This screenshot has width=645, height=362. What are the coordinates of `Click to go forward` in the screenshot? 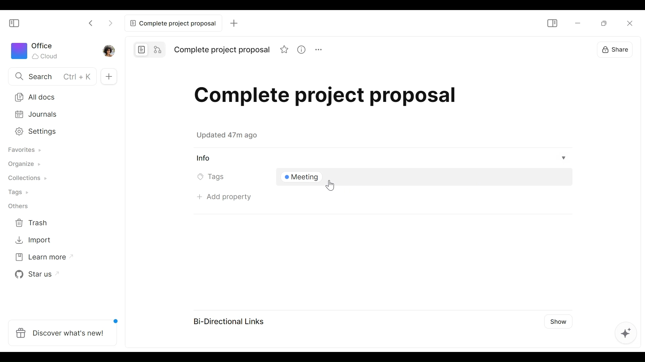 It's located at (110, 22).